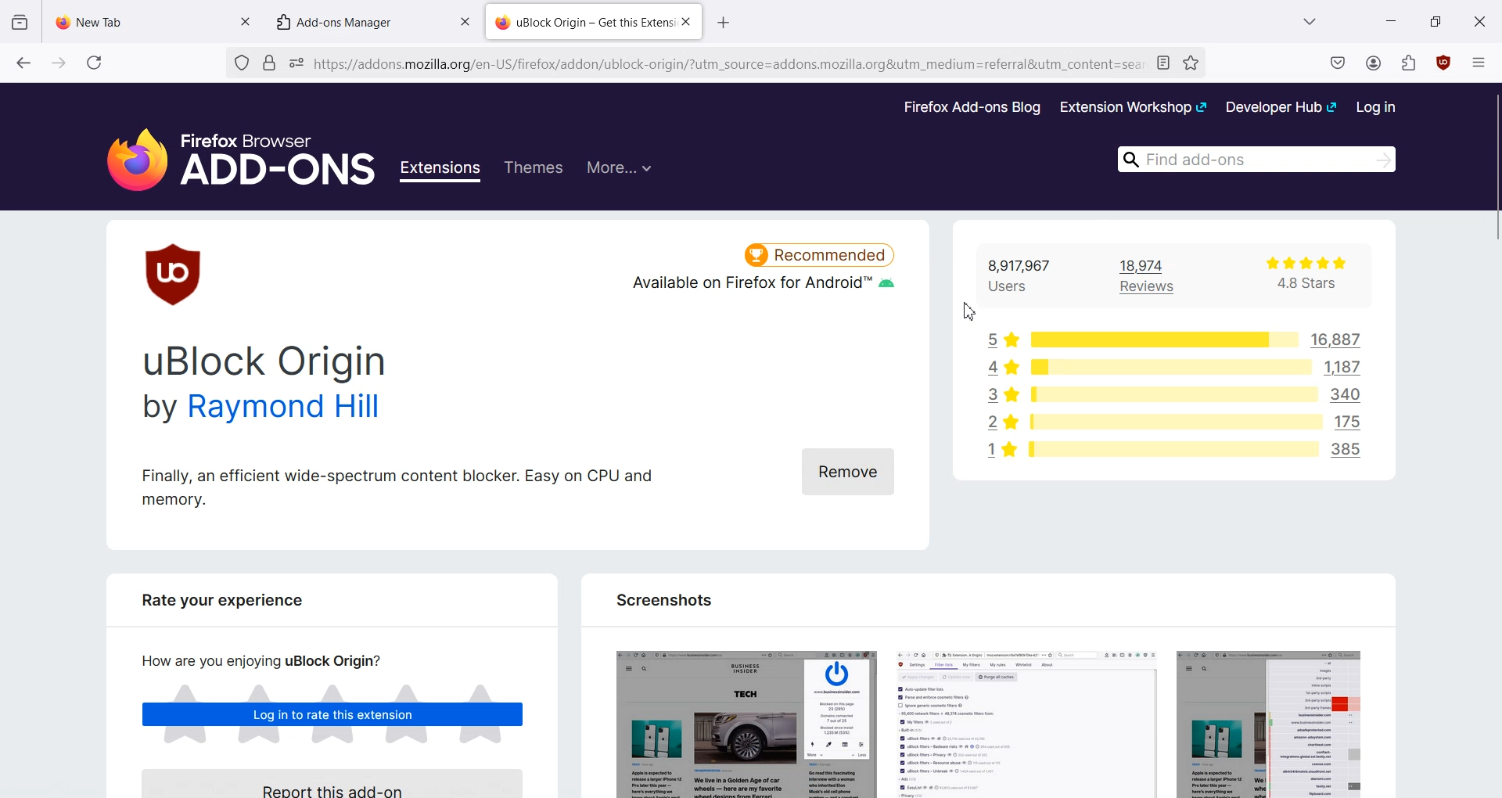 This screenshot has width=1502, height=798. I want to click on Minimize, so click(1391, 21).